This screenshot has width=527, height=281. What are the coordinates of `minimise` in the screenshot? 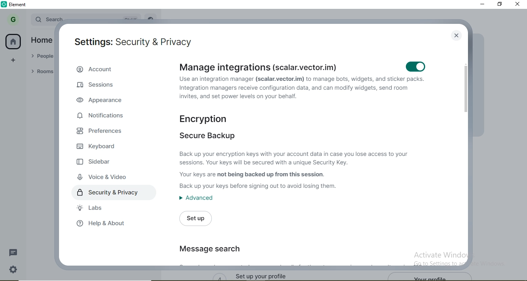 It's located at (482, 4).